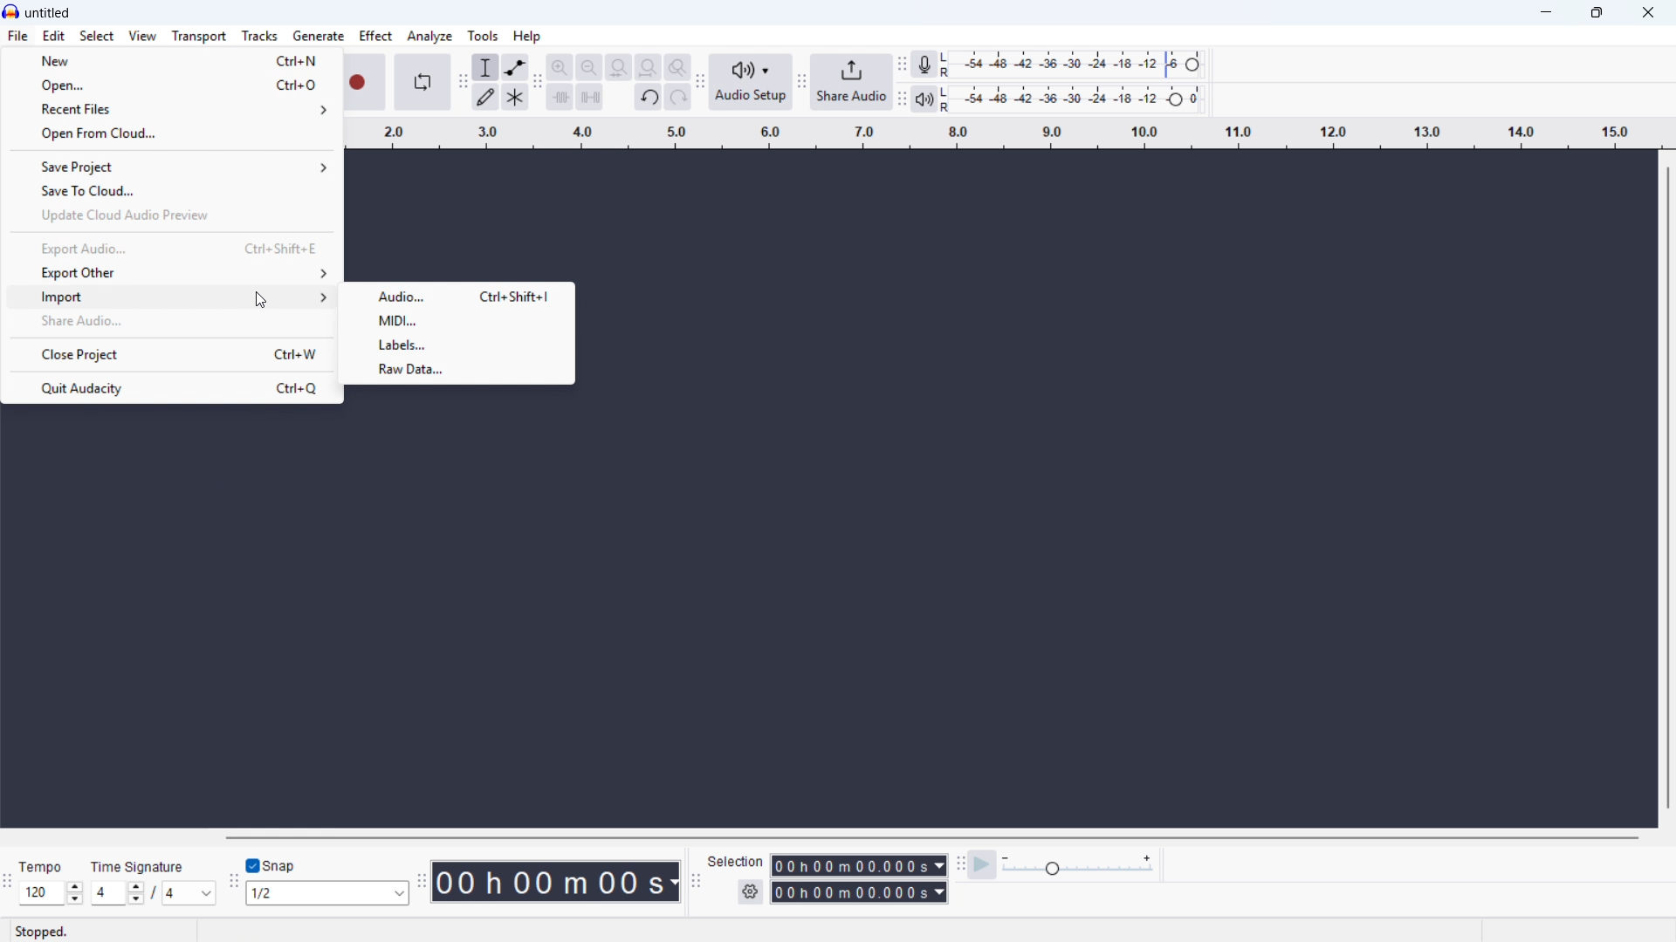 This screenshot has height=942, width=1676. What do you see at coordinates (18, 38) in the screenshot?
I see `file ` at bounding box center [18, 38].